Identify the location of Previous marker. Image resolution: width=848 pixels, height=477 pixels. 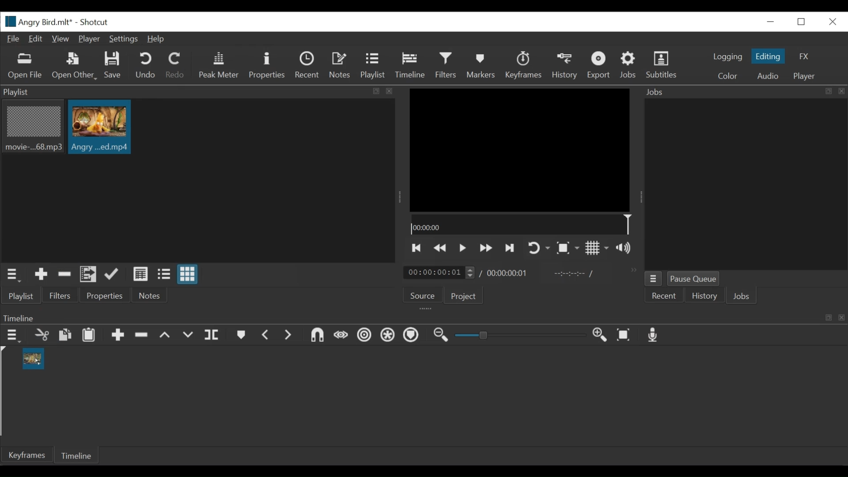
(267, 335).